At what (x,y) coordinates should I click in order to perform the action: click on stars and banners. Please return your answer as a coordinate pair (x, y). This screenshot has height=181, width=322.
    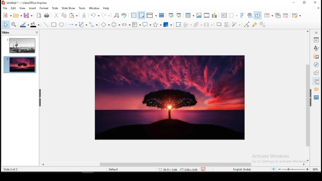
    Looking at the image, I should click on (157, 25).